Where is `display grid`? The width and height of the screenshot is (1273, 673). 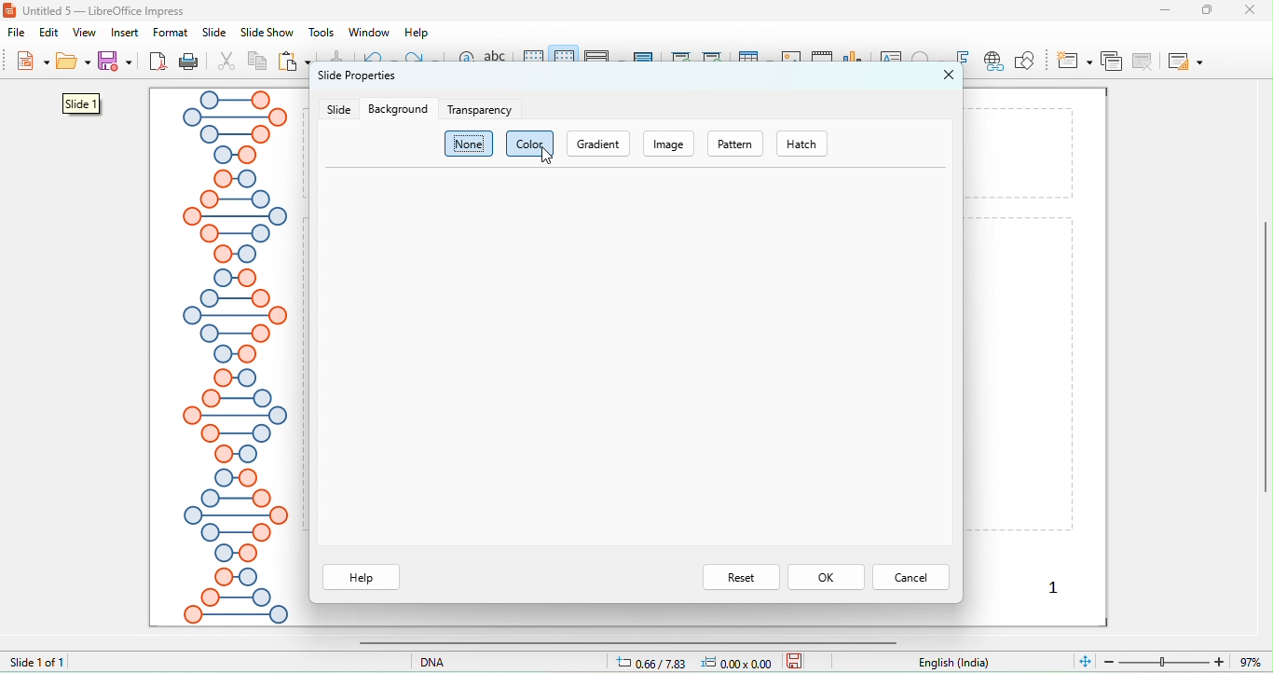 display grid is located at coordinates (534, 60).